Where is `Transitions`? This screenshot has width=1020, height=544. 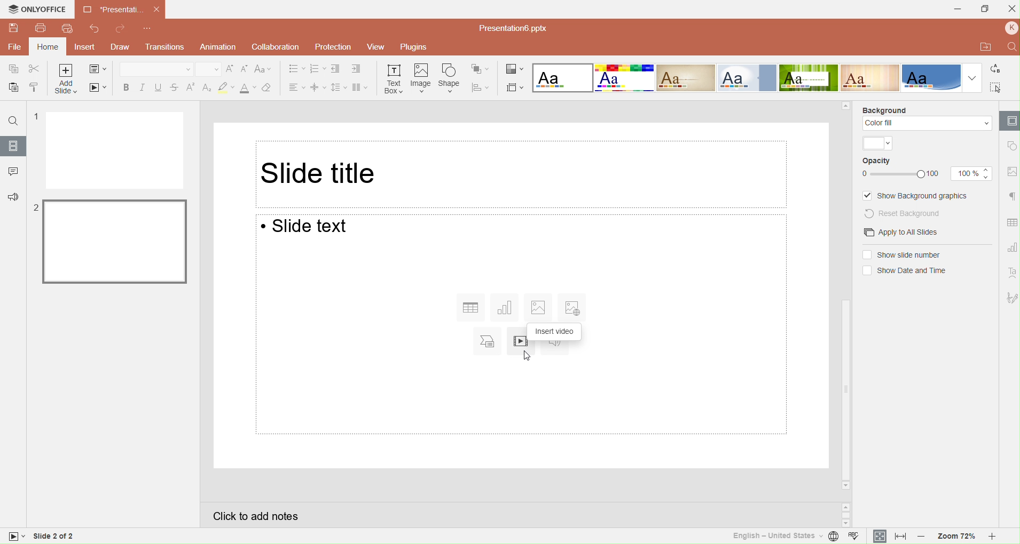
Transitions is located at coordinates (163, 47).